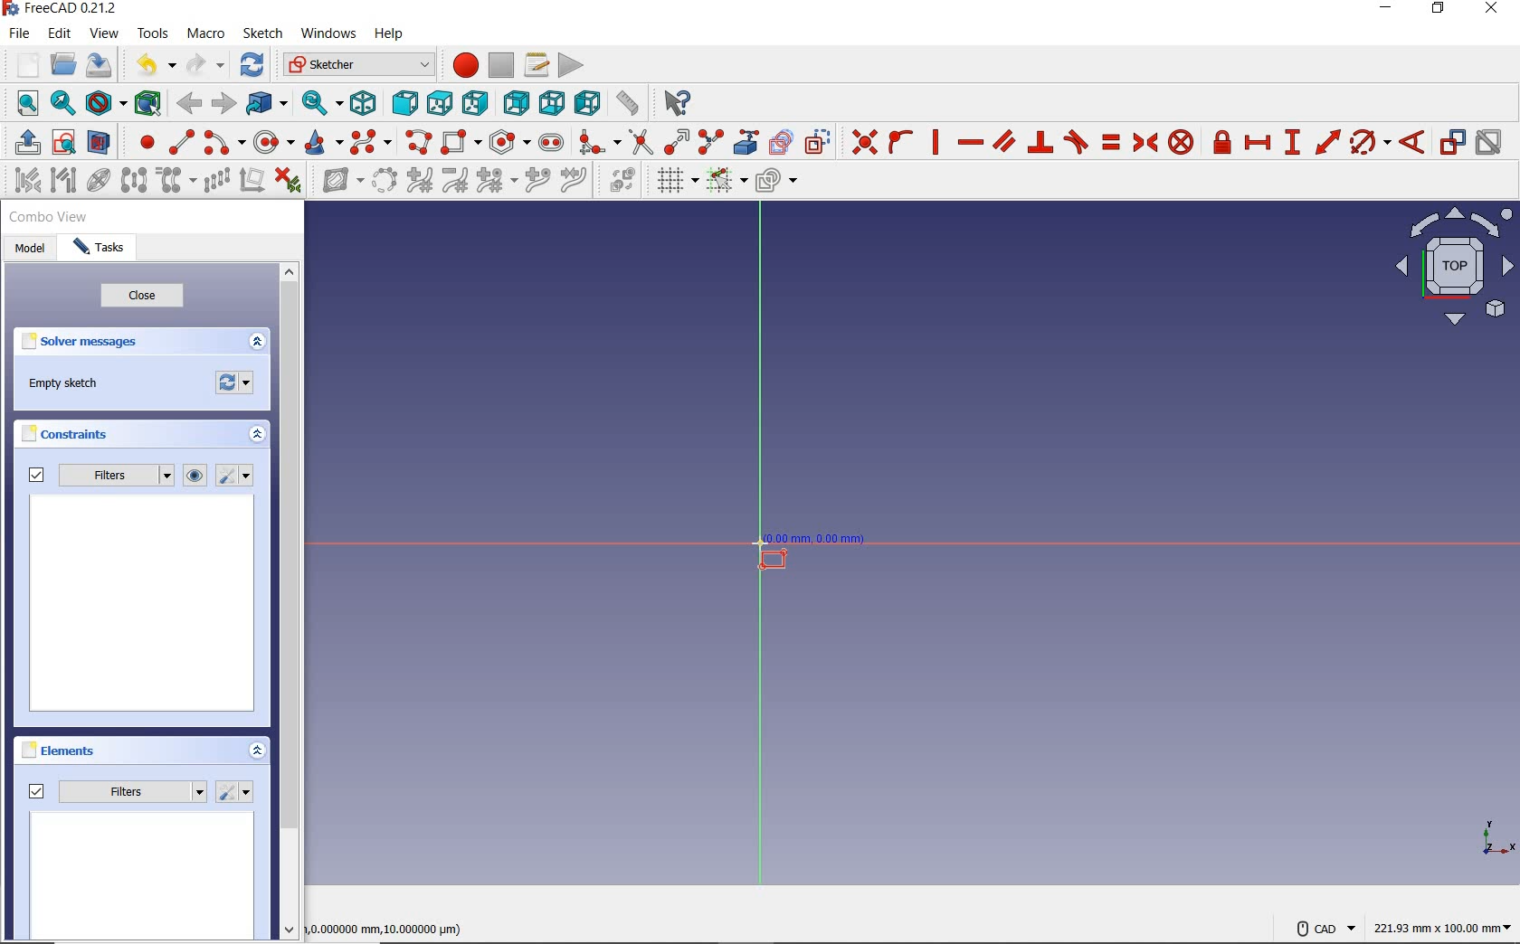 This screenshot has height=944, width=1520. Describe the element at coordinates (477, 103) in the screenshot. I see `right` at that location.